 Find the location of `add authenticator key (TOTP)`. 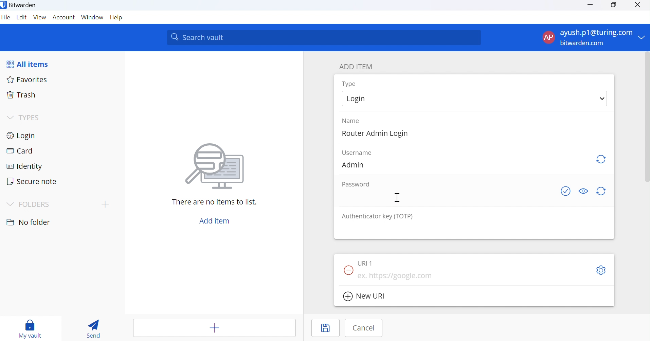

add authenticator key (TOTP) is located at coordinates (475, 230).